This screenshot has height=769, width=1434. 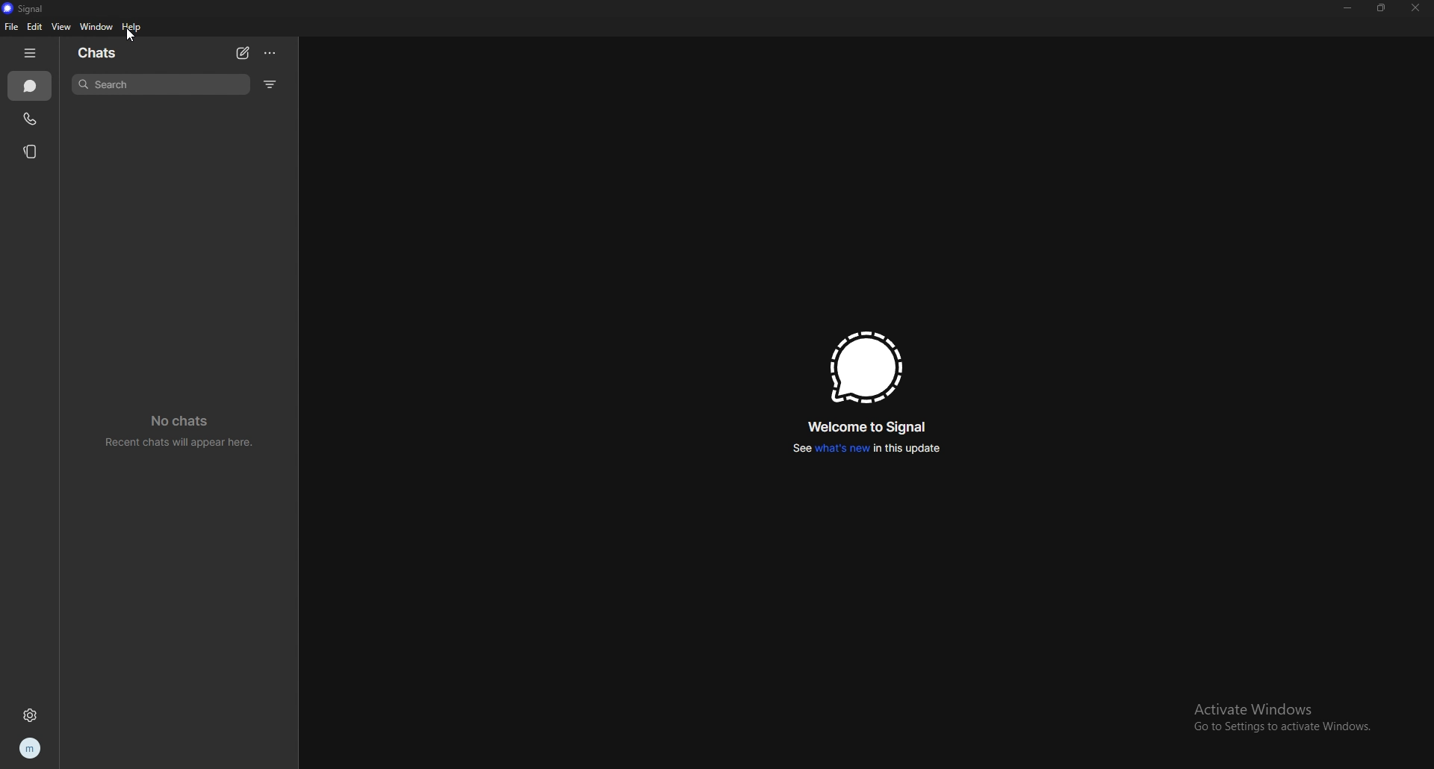 I want to click on resize, so click(x=1382, y=8).